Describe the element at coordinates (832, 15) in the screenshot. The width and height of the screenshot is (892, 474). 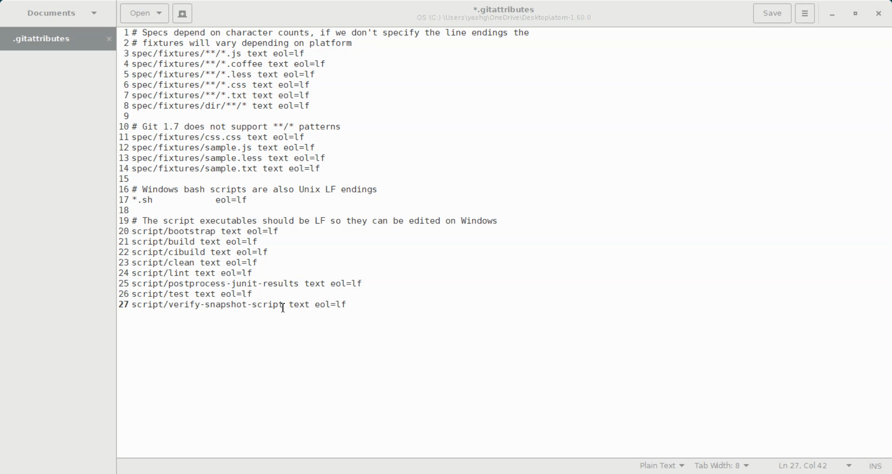
I see `Minimize` at that location.